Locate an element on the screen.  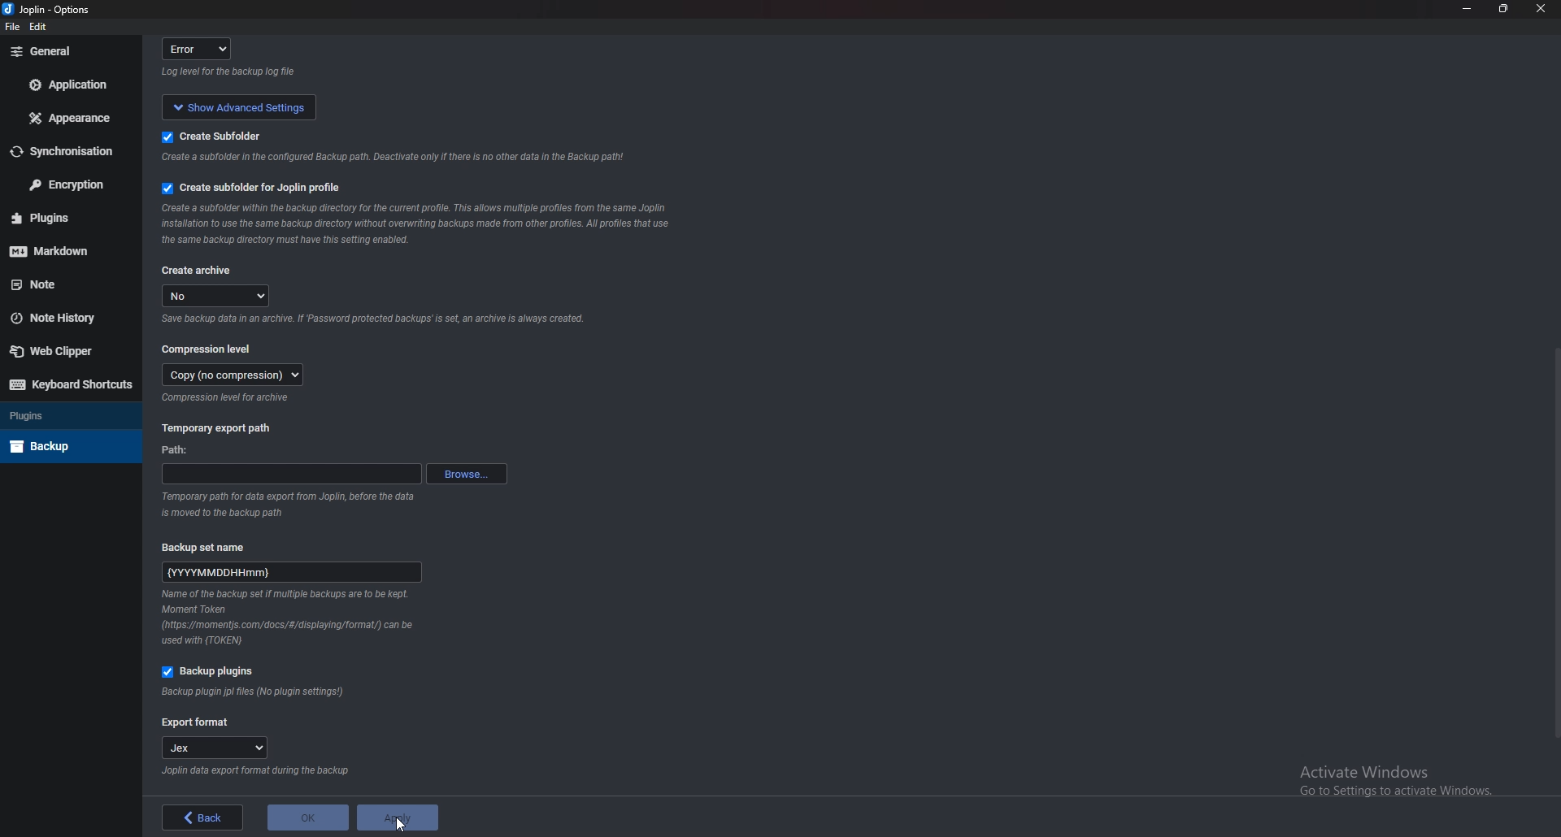
Appearance is located at coordinates (74, 117).